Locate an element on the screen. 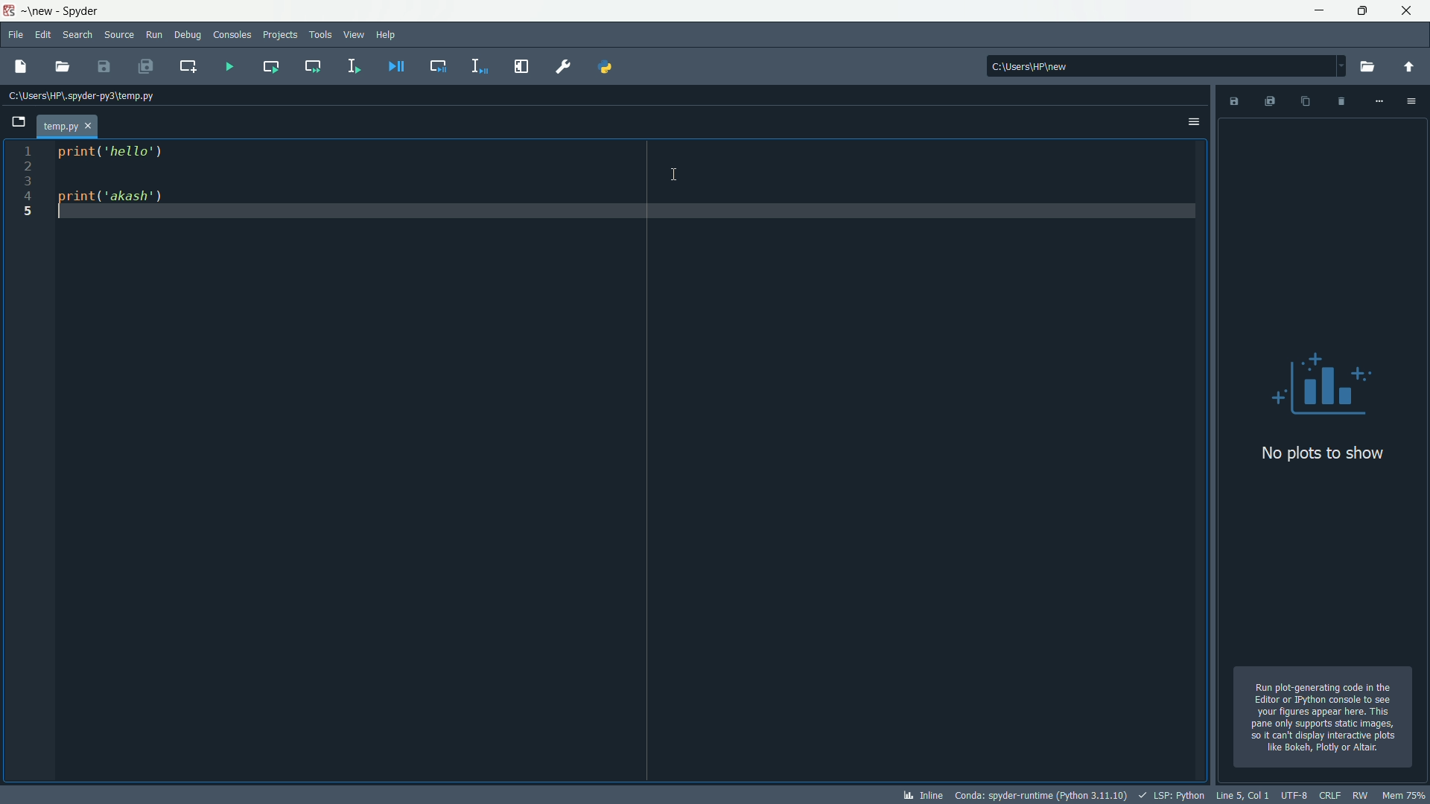 The height and width of the screenshot is (804, 1430). browse tabs is located at coordinates (18, 121).